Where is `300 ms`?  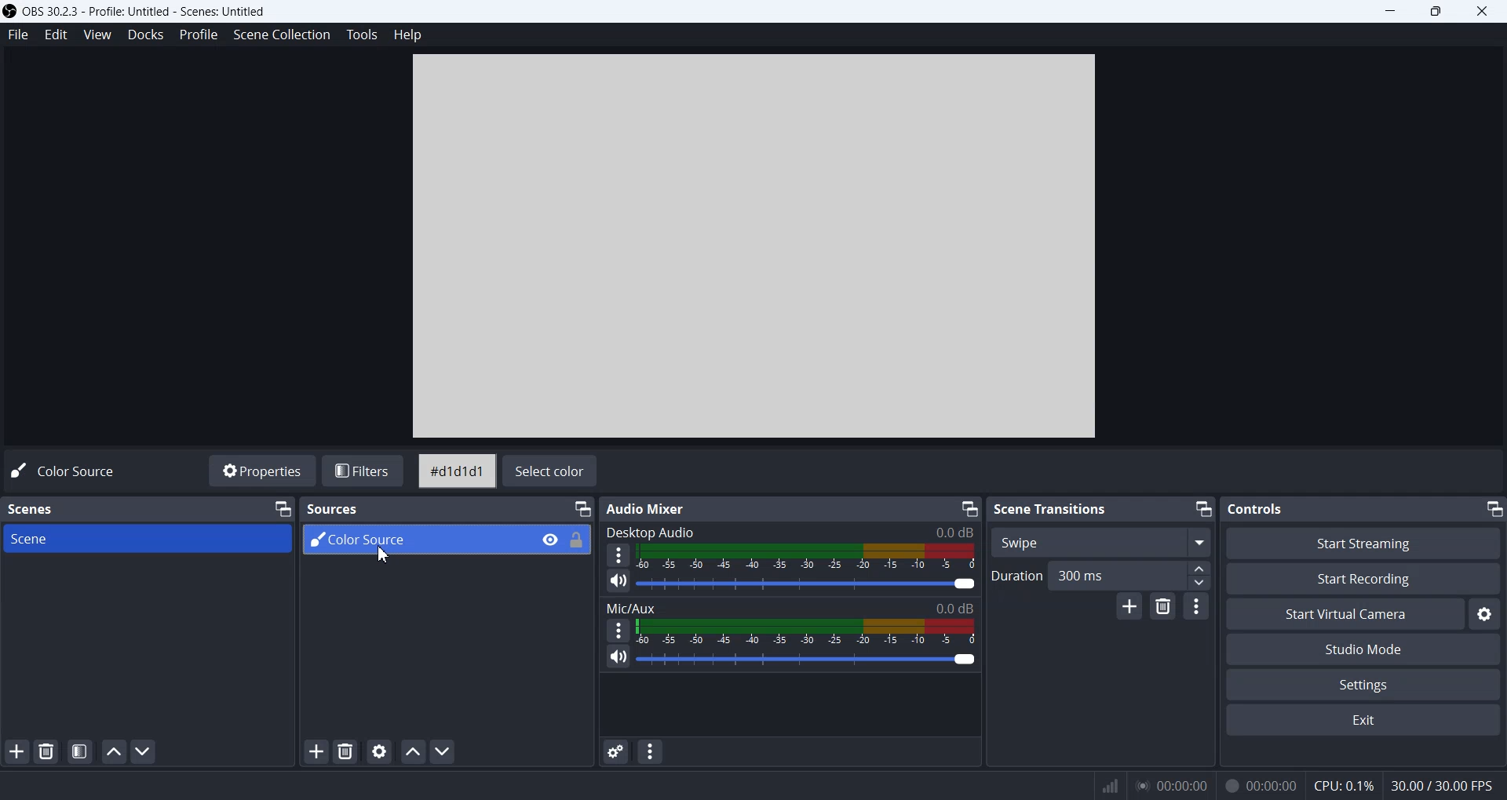 300 ms is located at coordinates (1130, 575).